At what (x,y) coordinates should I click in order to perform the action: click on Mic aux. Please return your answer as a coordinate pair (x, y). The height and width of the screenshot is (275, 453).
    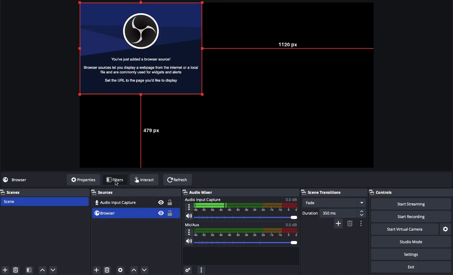
    Looking at the image, I should click on (241, 229).